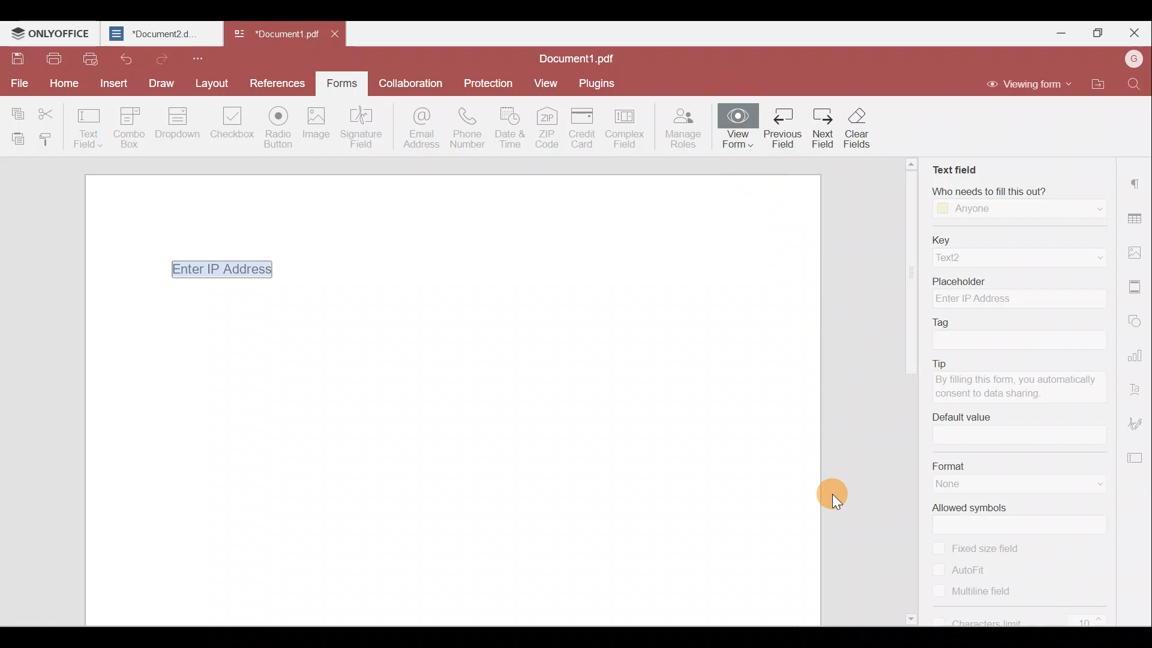 This screenshot has width=1152, height=648. Describe the element at coordinates (112, 82) in the screenshot. I see `Insert` at that location.